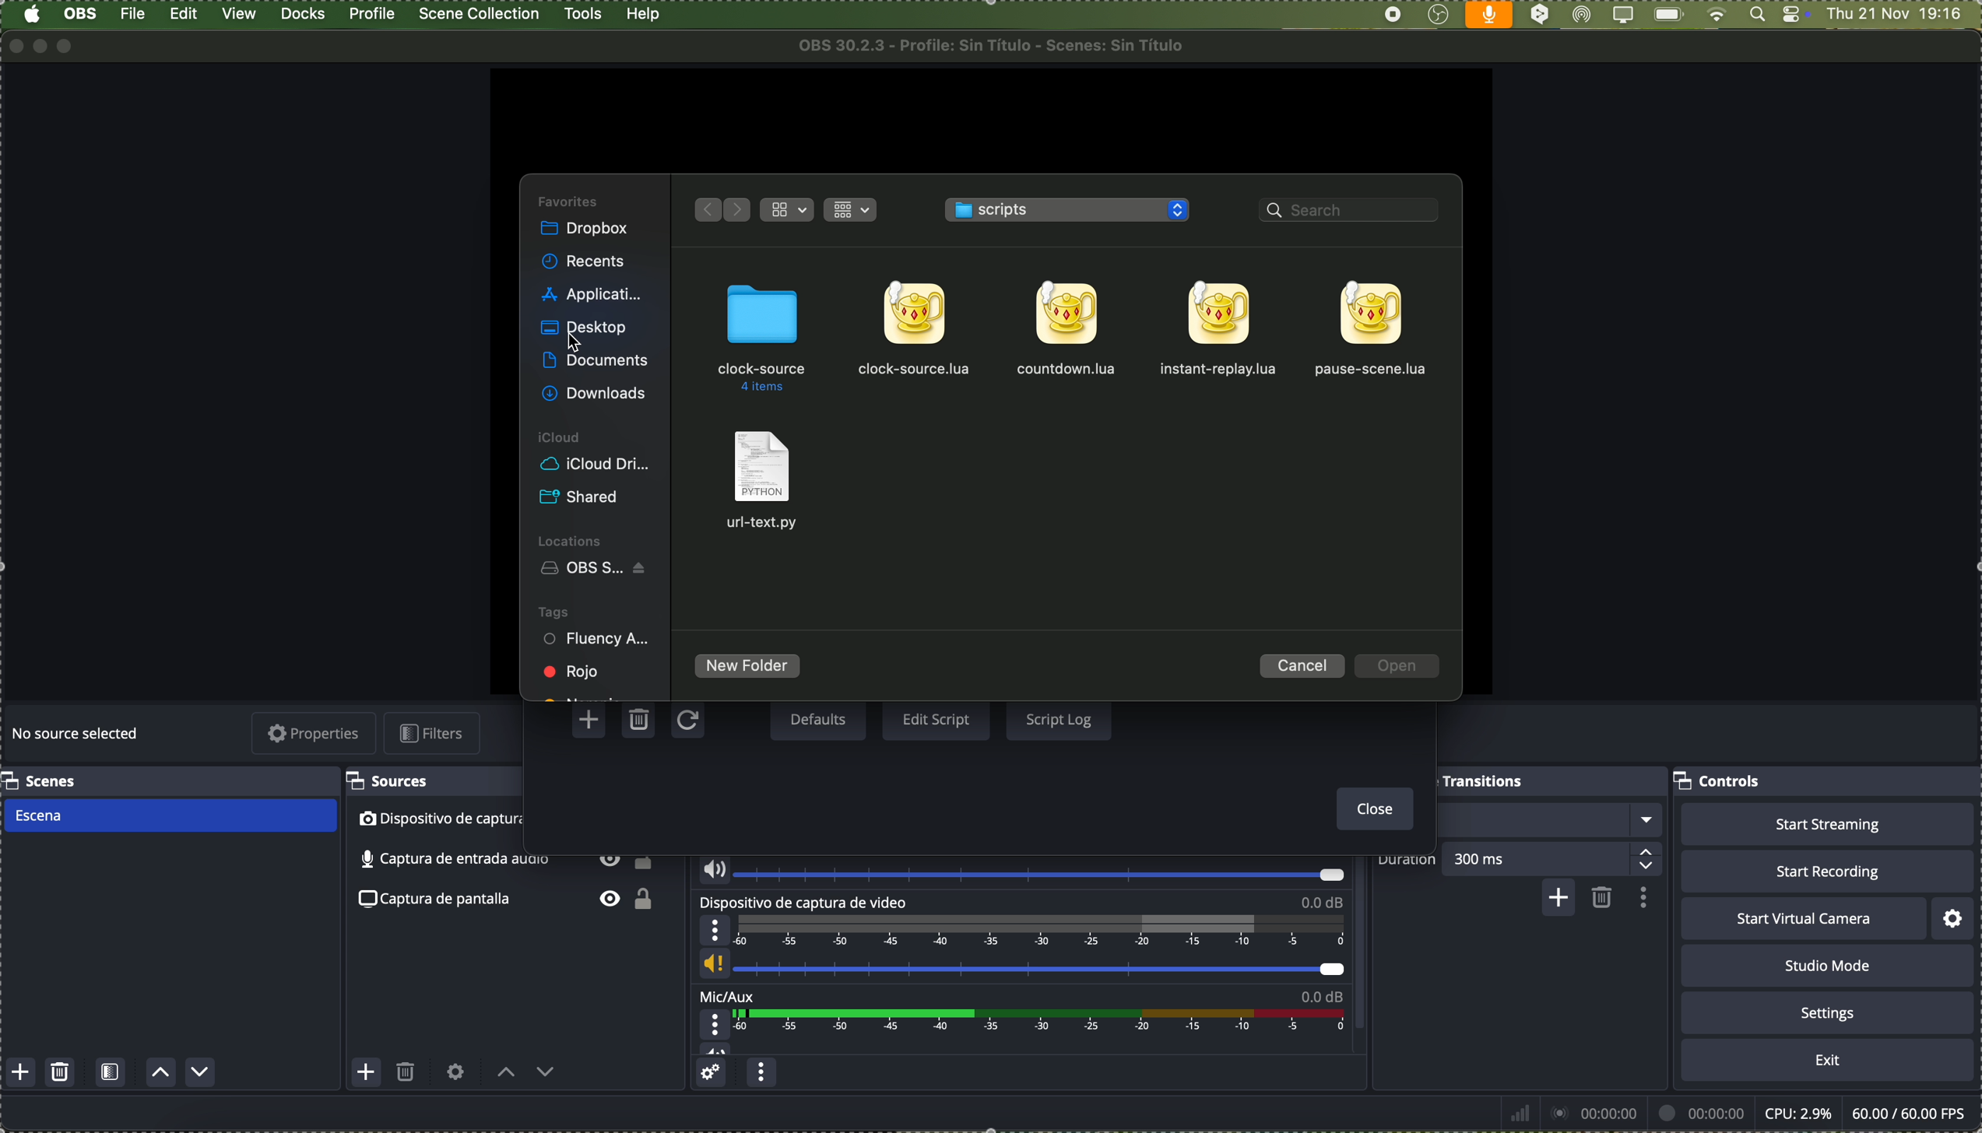 Image resolution: width=1982 pixels, height=1133 pixels. I want to click on exit, so click(1828, 1061).